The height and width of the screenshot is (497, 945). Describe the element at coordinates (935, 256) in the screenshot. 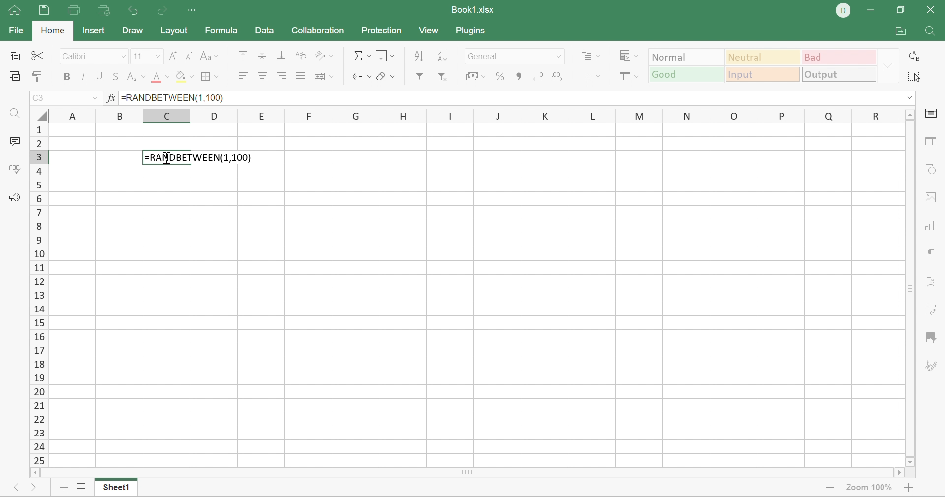

I see `paragraph settings` at that location.